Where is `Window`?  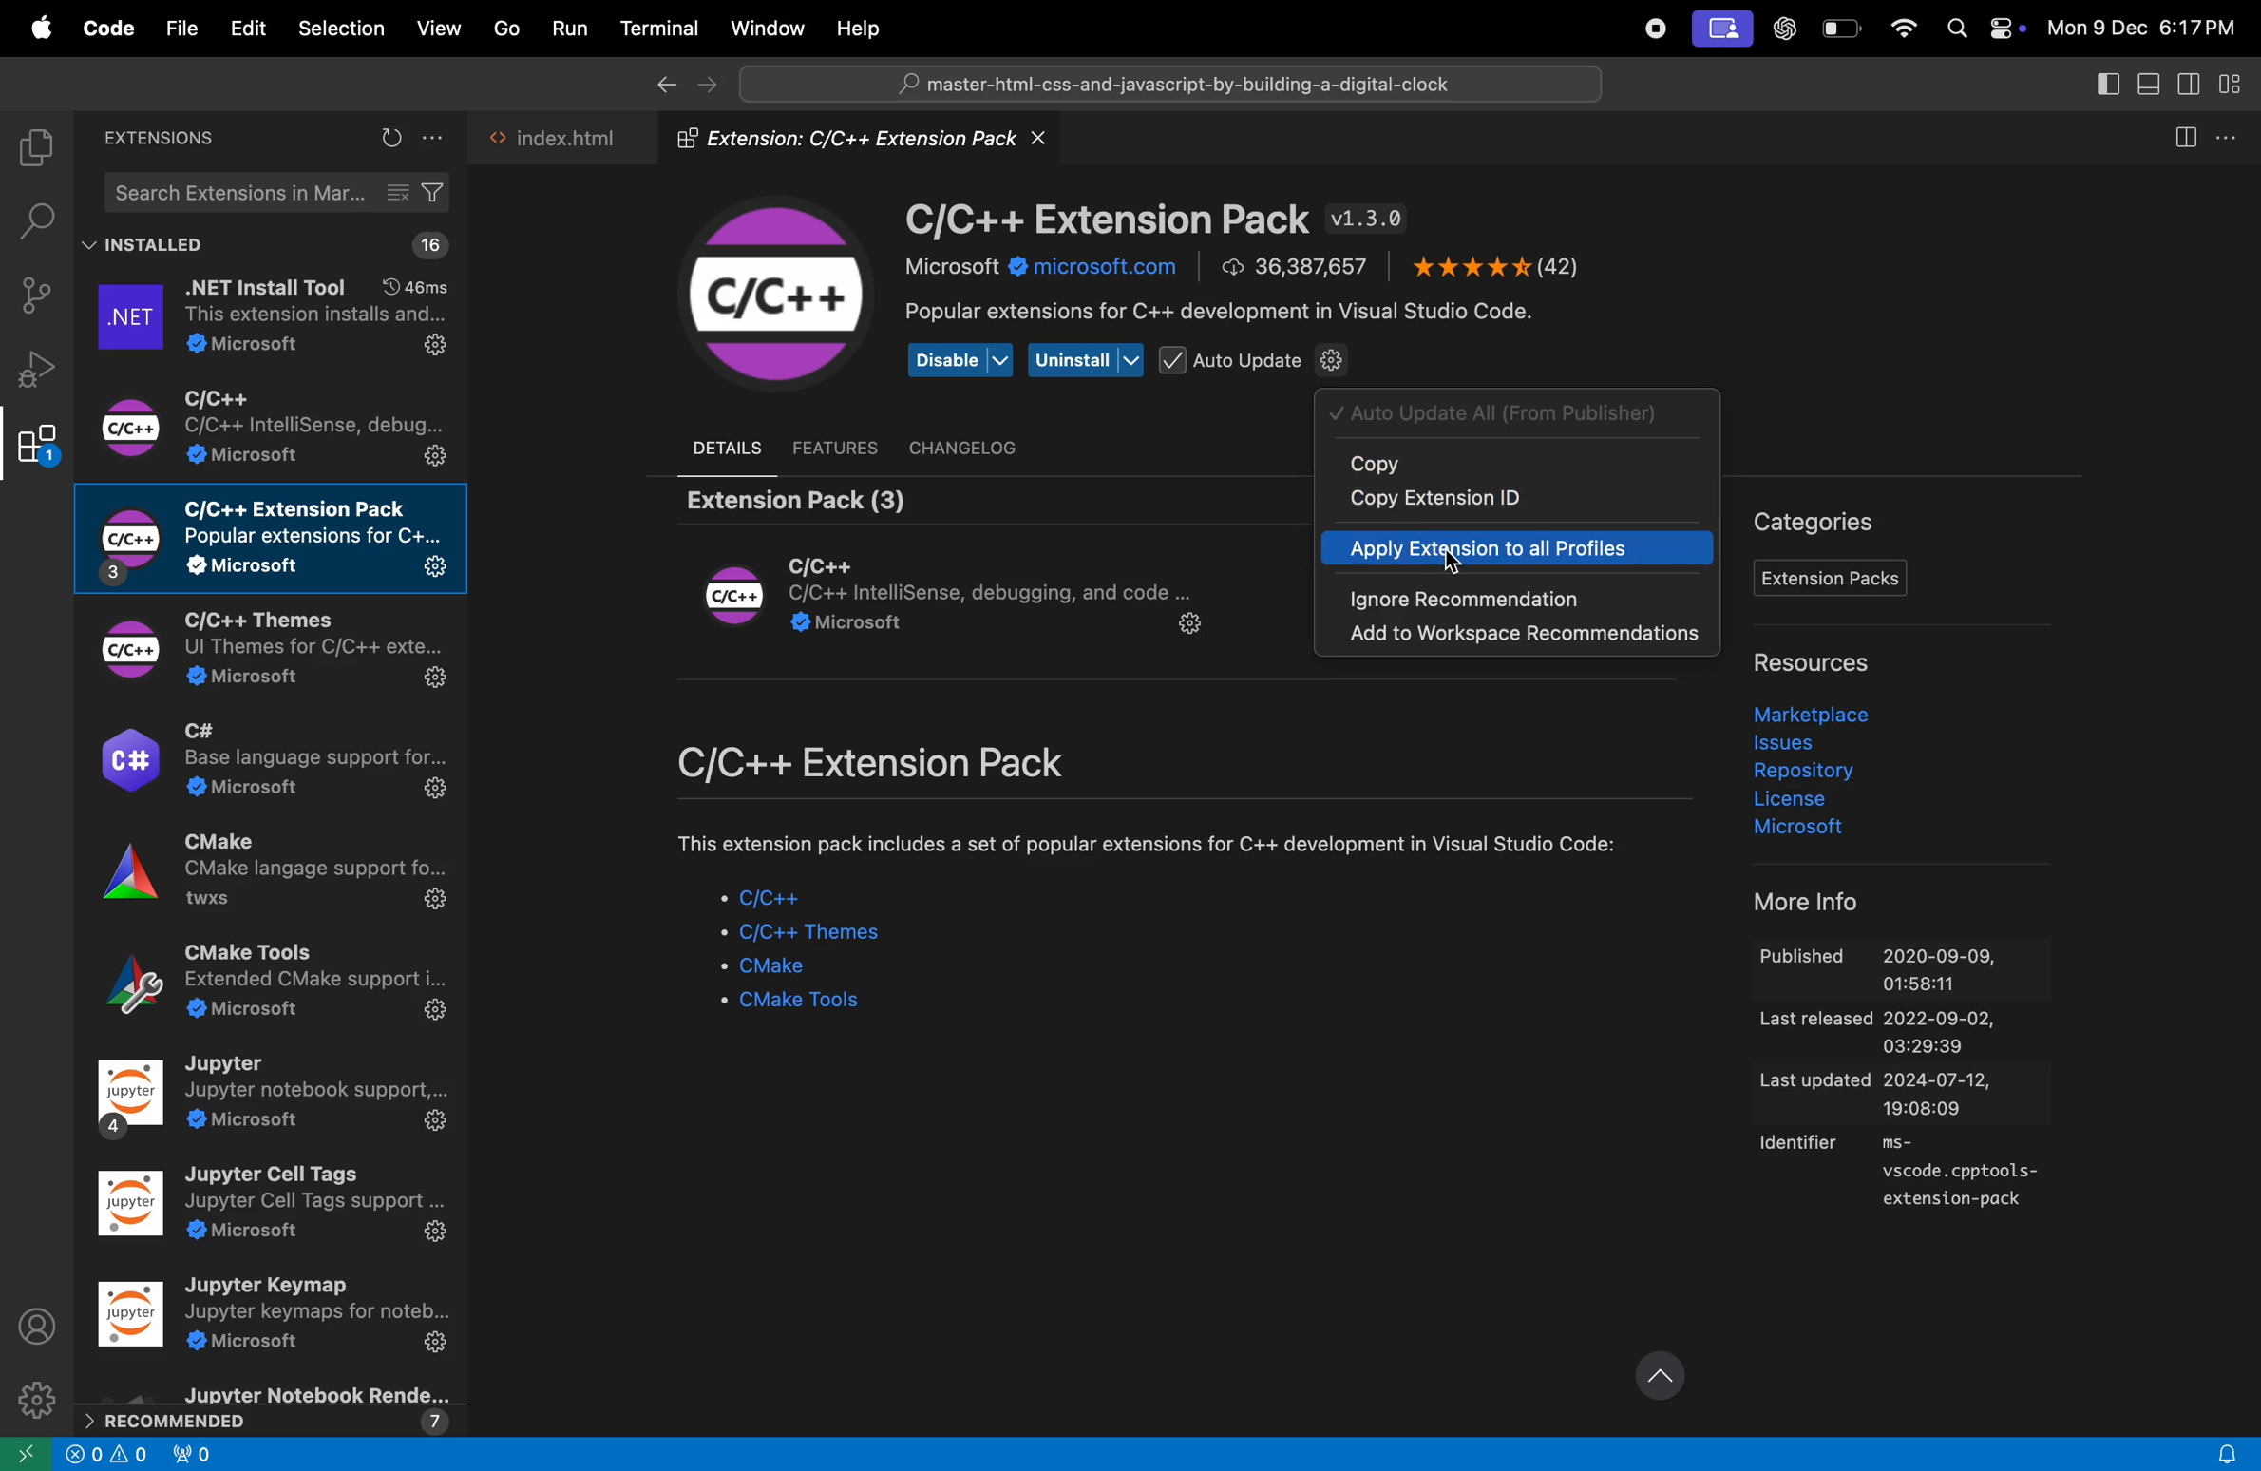
Window is located at coordinates (764, 26).